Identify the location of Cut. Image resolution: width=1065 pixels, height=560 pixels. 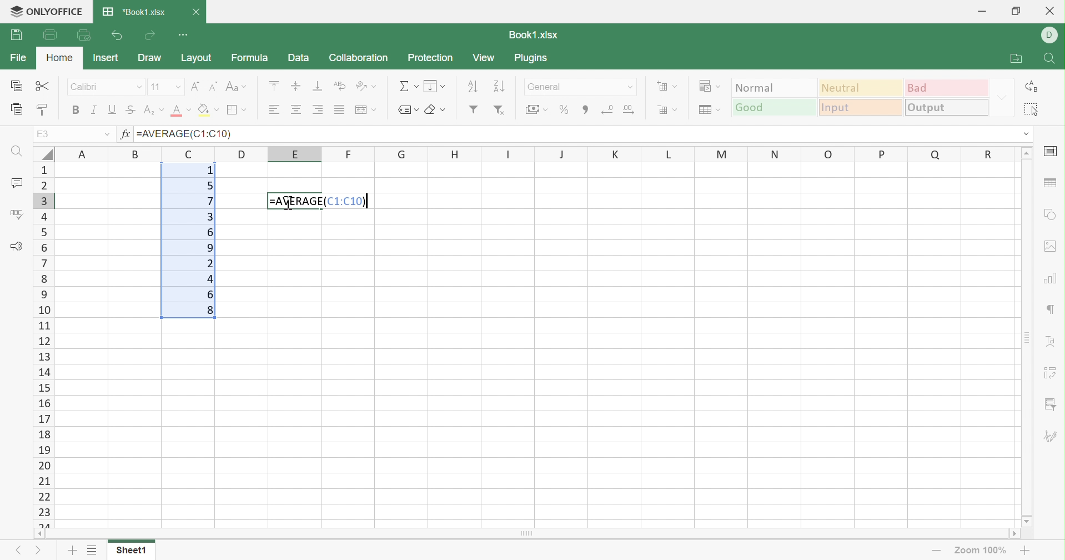
(44, 85).